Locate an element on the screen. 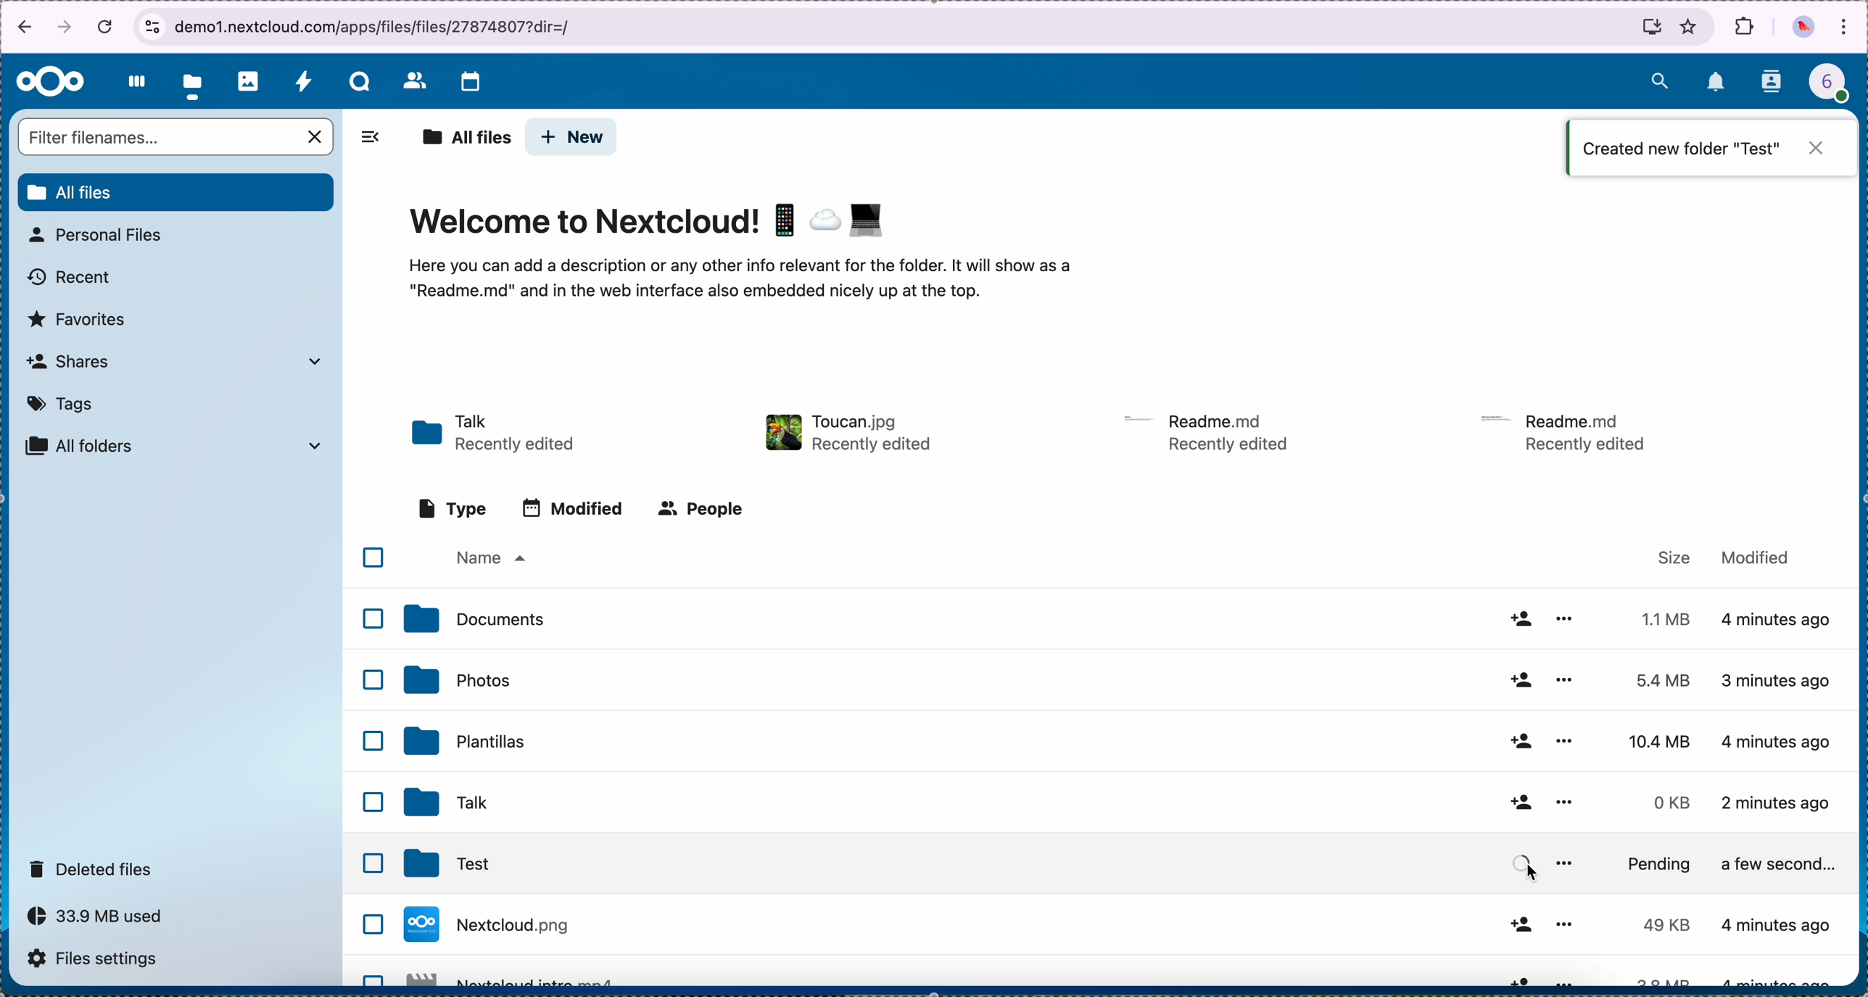 The width and height of the screenshot is (1868, 997). recent is located at coordinates (71, 278).